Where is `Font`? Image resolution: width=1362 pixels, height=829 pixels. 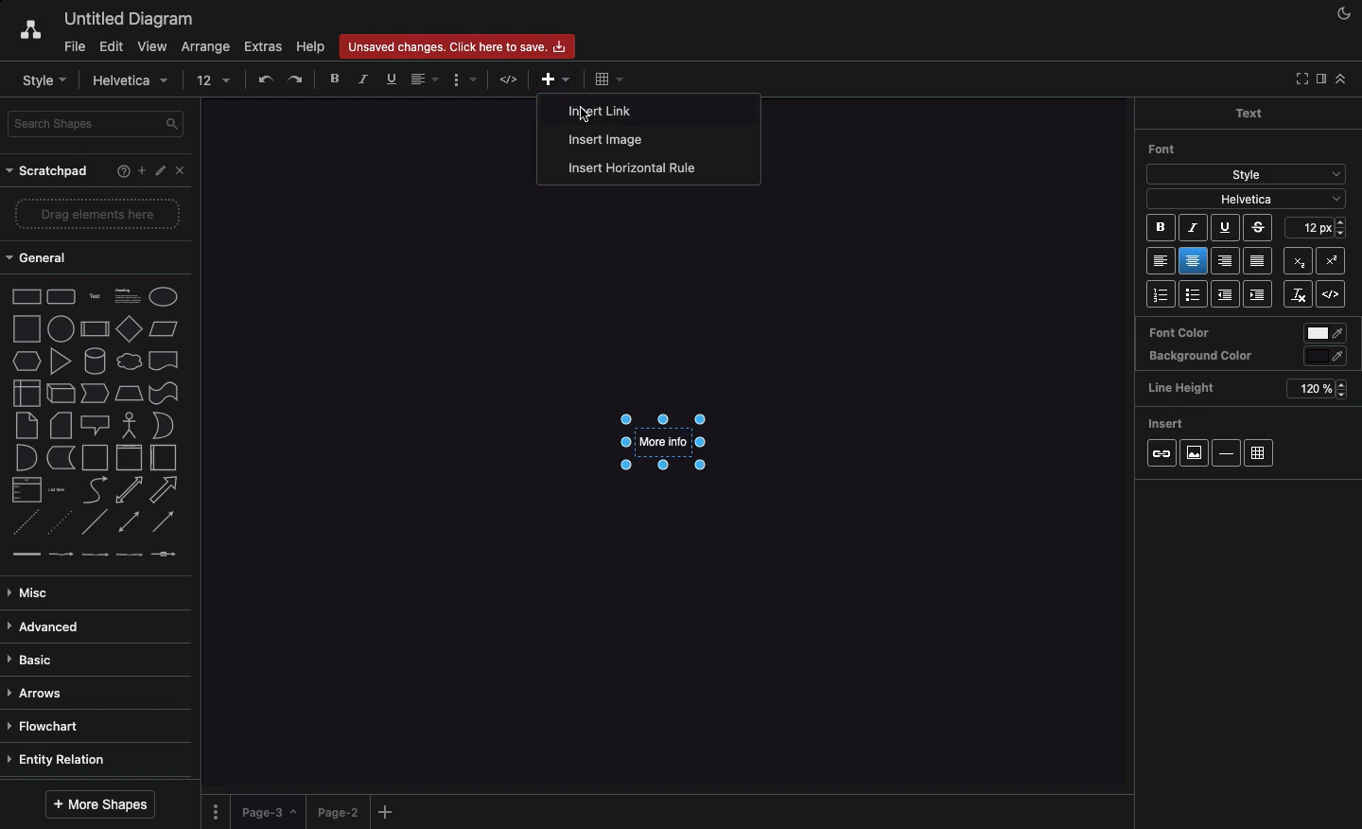
Font is located at coordinates (1163, 149).